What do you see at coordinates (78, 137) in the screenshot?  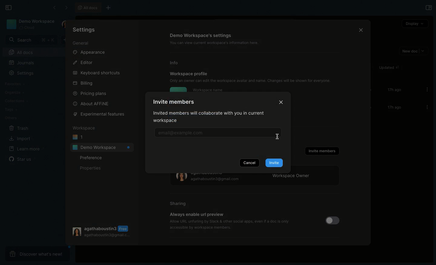 I see `1` at bounding box center [78, 137].